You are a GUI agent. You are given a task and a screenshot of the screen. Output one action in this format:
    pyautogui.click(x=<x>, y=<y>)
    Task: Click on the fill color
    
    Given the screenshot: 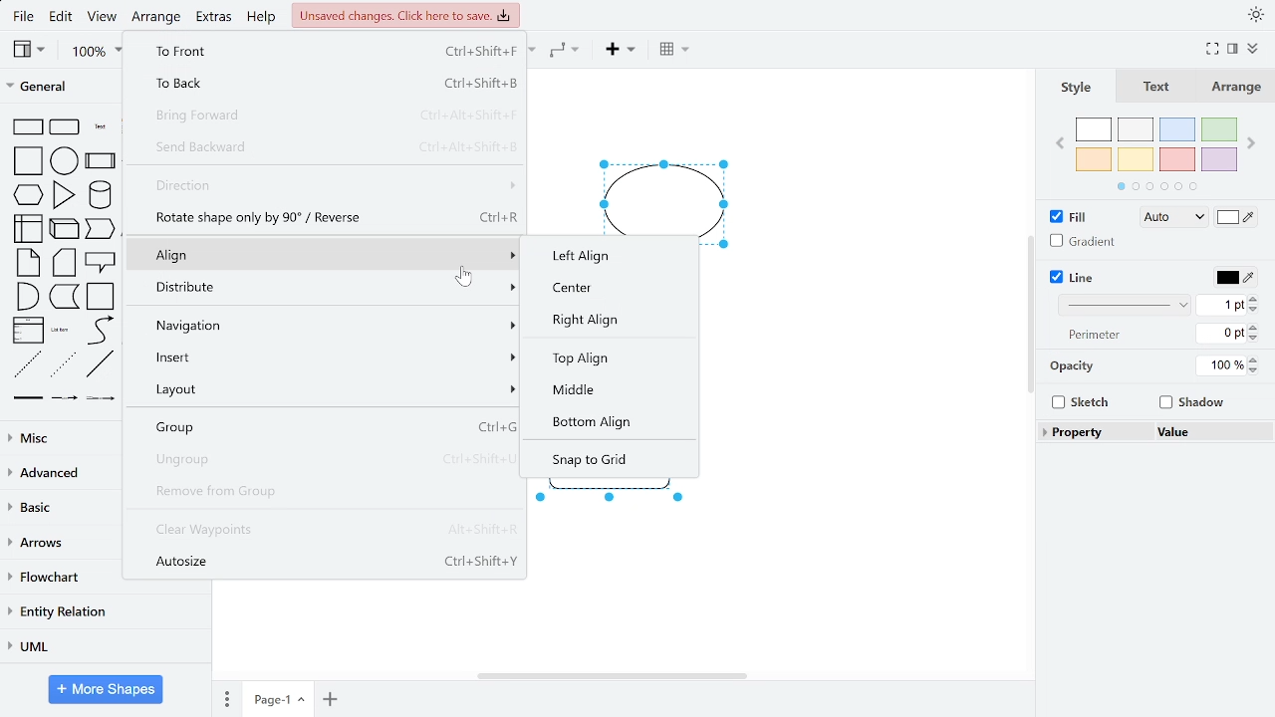 What is the action you would take?
    pyautogui.click(x=1237, y=216)
    